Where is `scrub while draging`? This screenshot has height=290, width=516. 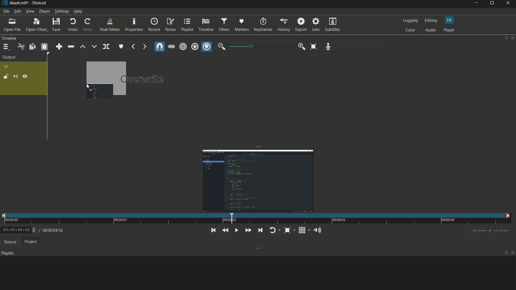 scrub while draging is located at coordinates (172, 46).